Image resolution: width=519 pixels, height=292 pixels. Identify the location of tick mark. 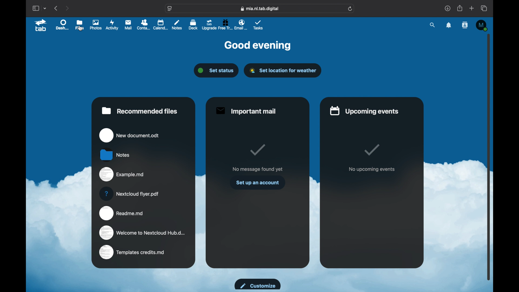
(258, 150).